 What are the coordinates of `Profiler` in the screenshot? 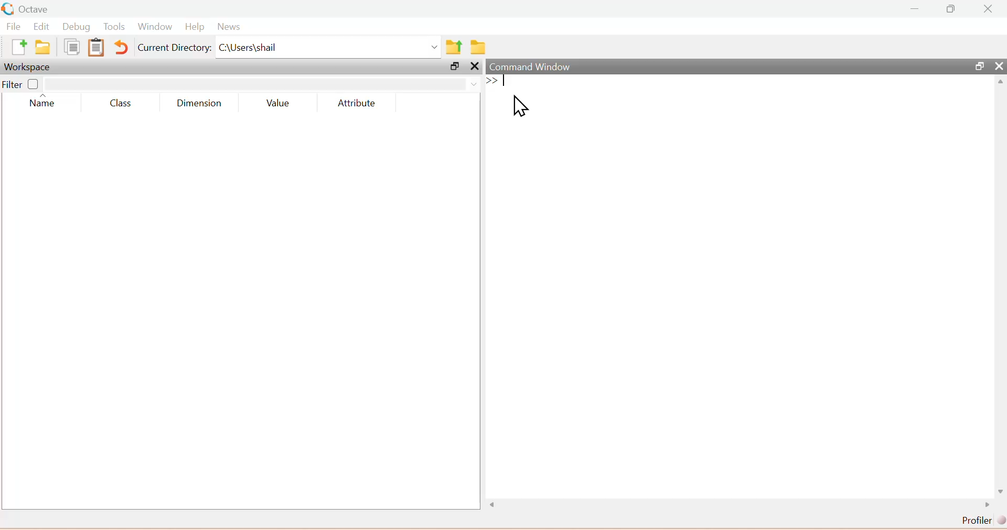 It's located at (981, 521).